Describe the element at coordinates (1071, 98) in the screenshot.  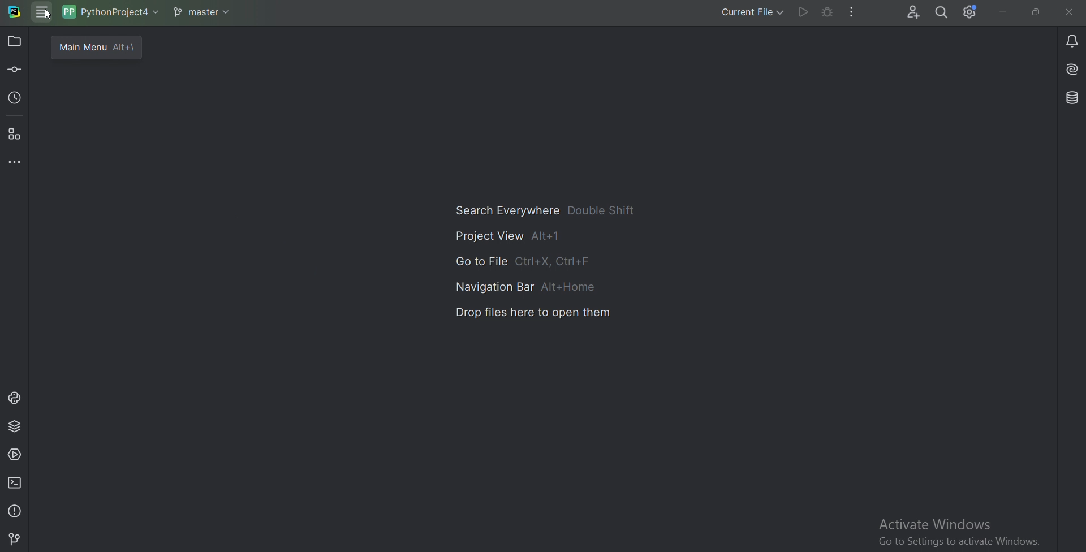
I see `Database` at that location.